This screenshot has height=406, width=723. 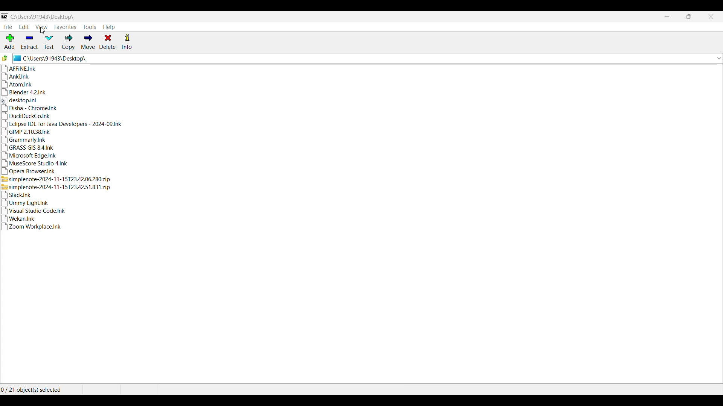 I want to click on 0 / 21 object(s) selected, so click(x=34, y=390).